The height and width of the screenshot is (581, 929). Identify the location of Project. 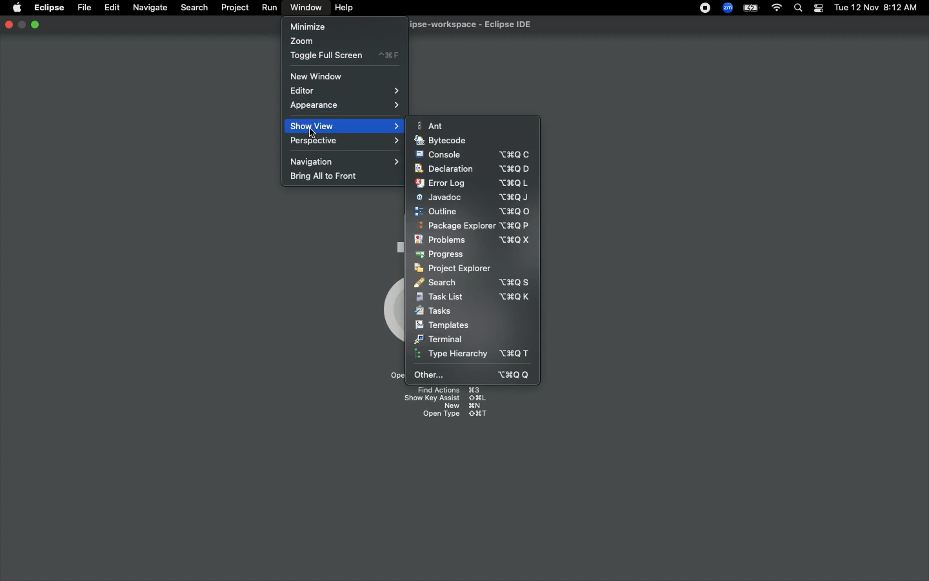
(232, 8).